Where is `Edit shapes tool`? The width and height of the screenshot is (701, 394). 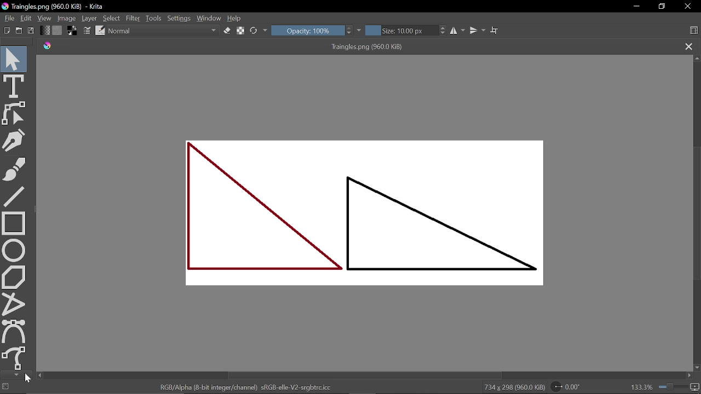 Edit shapes tool is located at coordinates (15, 114).